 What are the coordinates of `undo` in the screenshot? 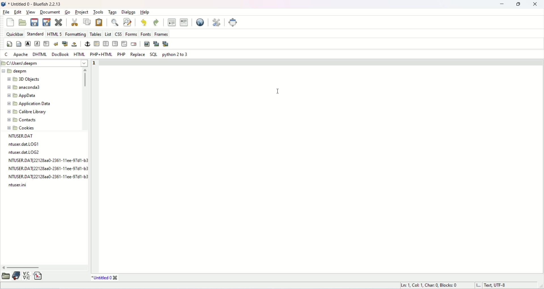 It's located at (144, 23).